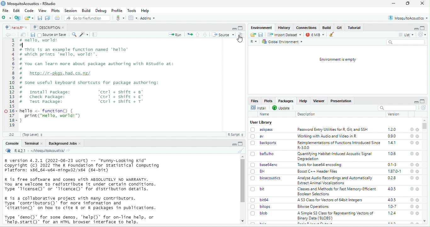 The height and width of the screenshot is (227, 430). What do you see at coordinates (418, 207) in the screenshot?
I see `close` at bounding box center [418, 207].